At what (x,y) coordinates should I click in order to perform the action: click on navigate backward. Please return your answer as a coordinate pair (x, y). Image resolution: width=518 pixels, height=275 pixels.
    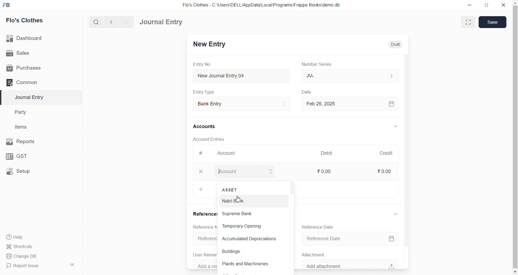
    Looking at the image, I should click on (114, 21).